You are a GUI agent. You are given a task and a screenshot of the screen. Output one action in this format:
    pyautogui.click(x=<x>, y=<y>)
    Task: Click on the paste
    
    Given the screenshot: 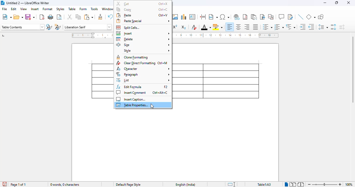 What is the action you would take?
    pyautogui.click(x=89, y=17)
    